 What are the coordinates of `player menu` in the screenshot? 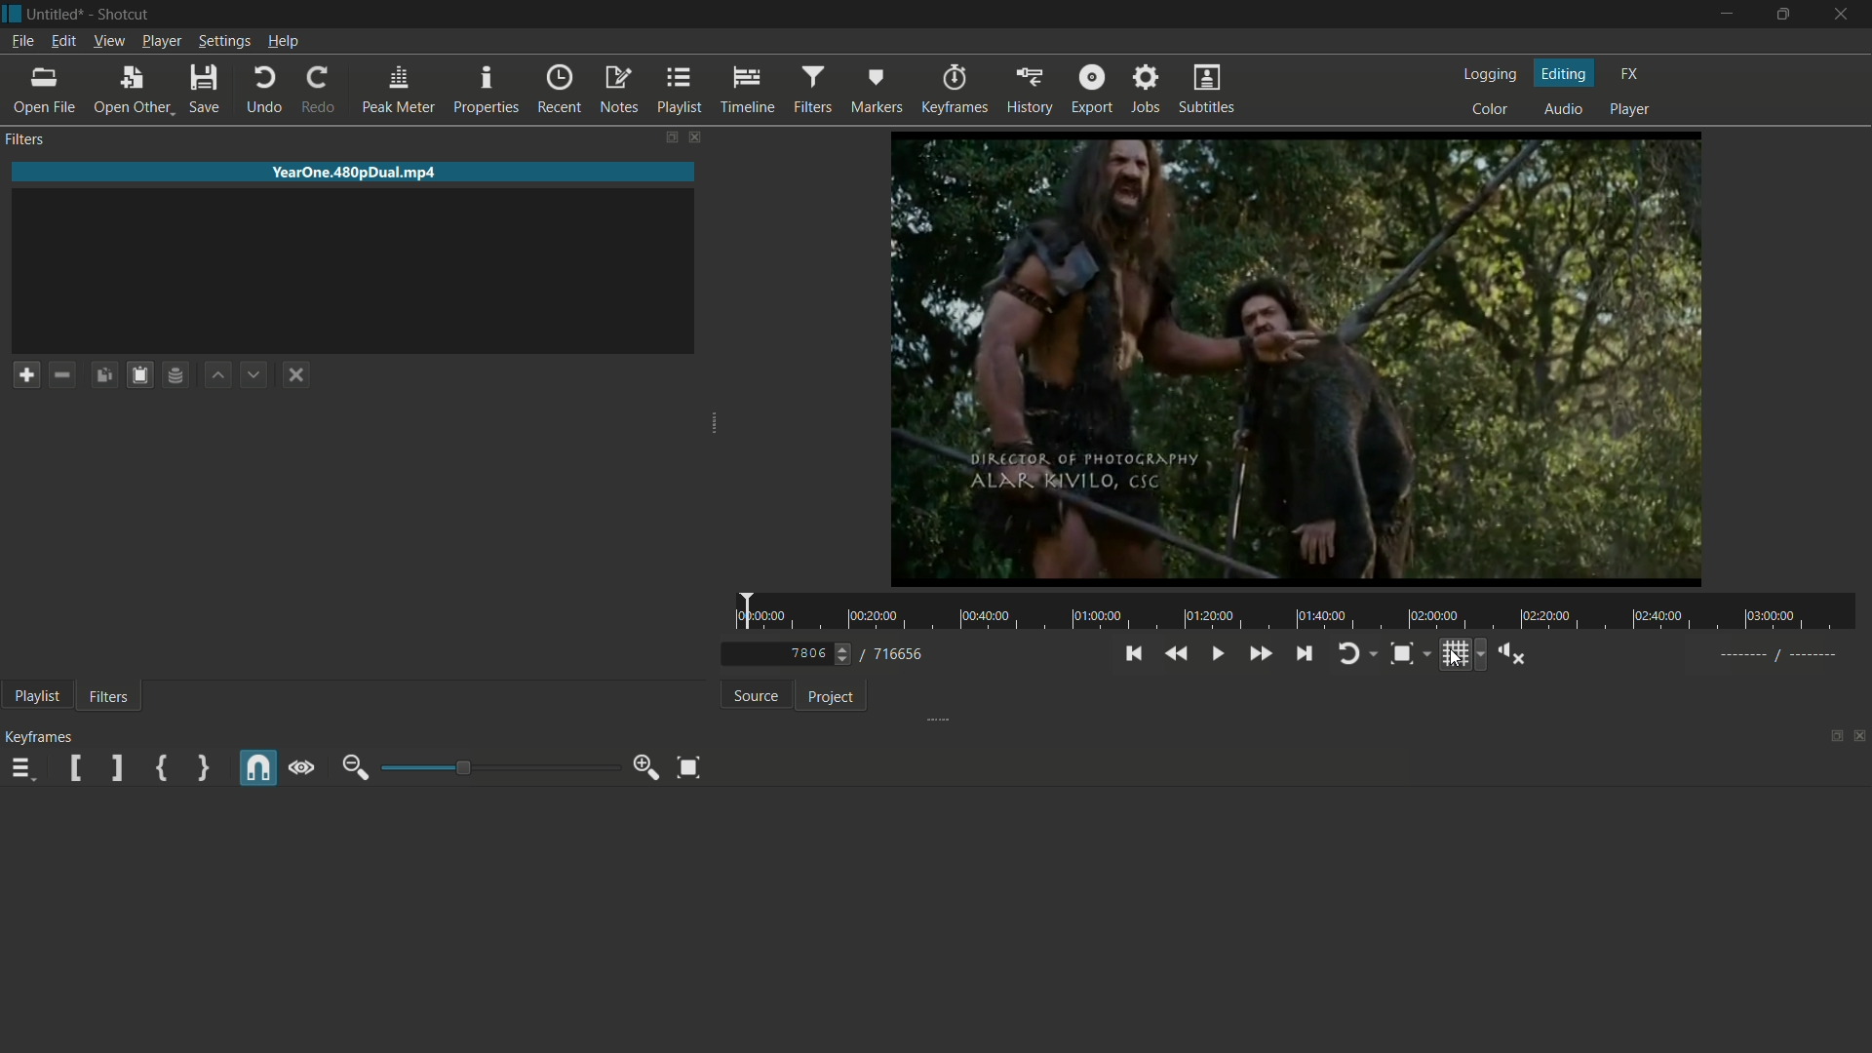 It's located at (162, 42).